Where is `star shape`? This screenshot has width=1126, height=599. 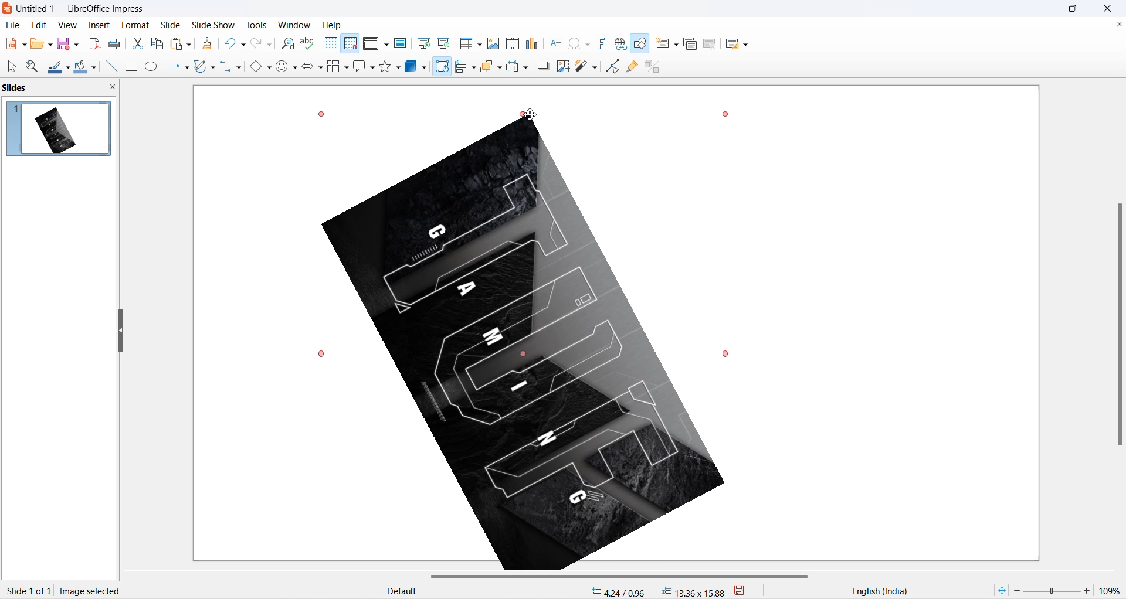
star shape is located at coordinates (385, 67).